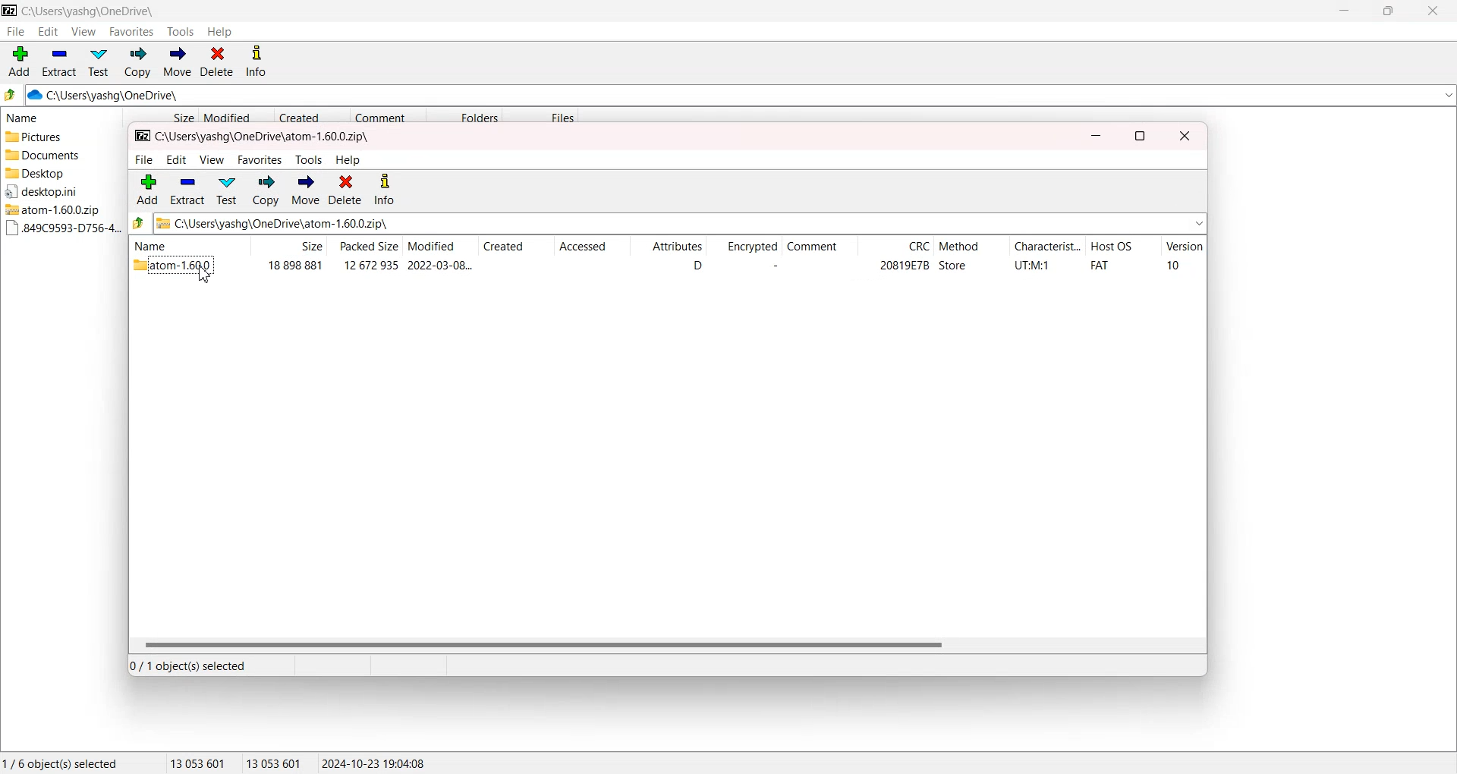 This screenshot has height=774, width=1457. What do you see at coordinates (176, 160) in the screenshot?
I see `edit` at bounding box center [176, 160].